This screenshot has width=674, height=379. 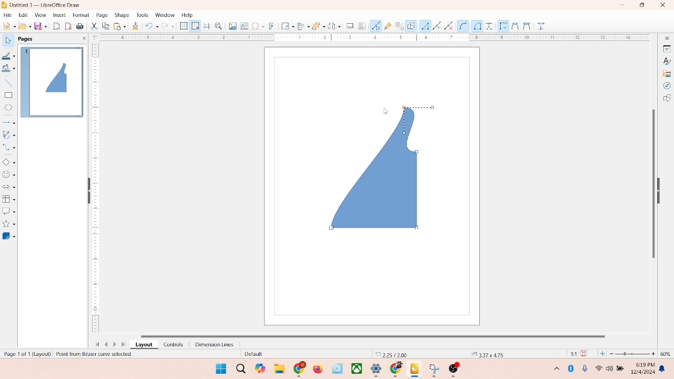 I want to click on previous page, so click(x=106, y=344).